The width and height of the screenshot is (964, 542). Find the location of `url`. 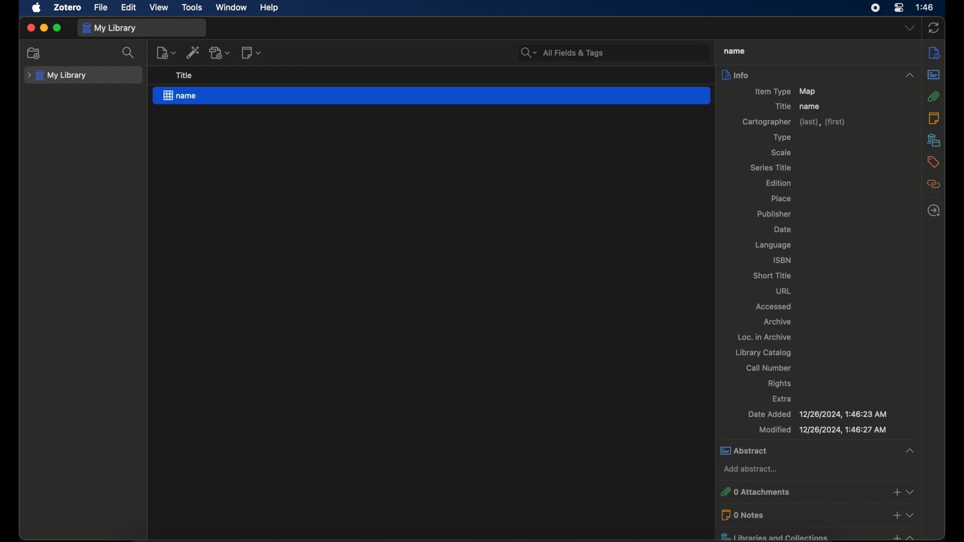

url is located at coordinates (784, 290).